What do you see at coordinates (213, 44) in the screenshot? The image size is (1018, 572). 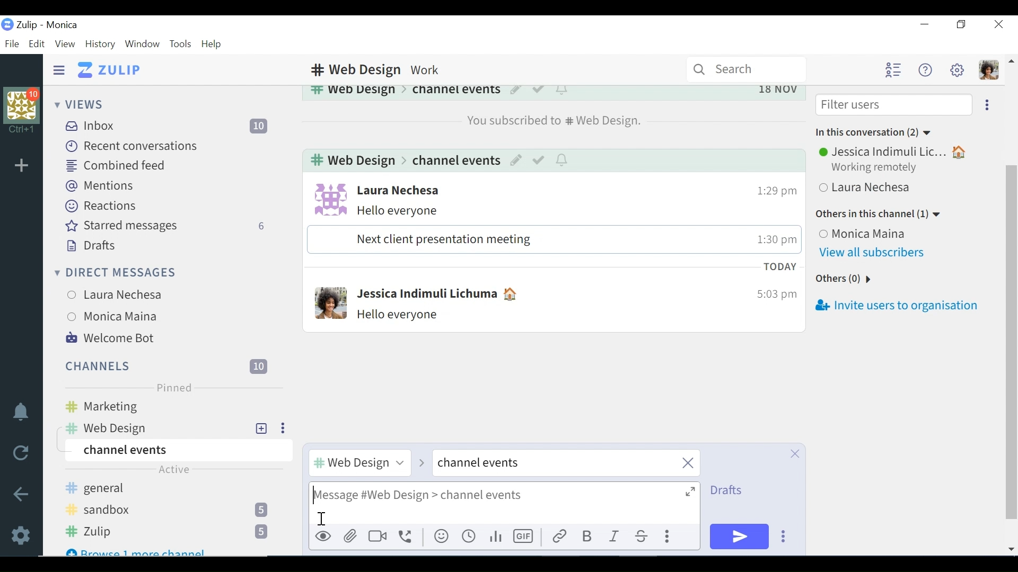 I see `Help` at bounding box center [213, 44].